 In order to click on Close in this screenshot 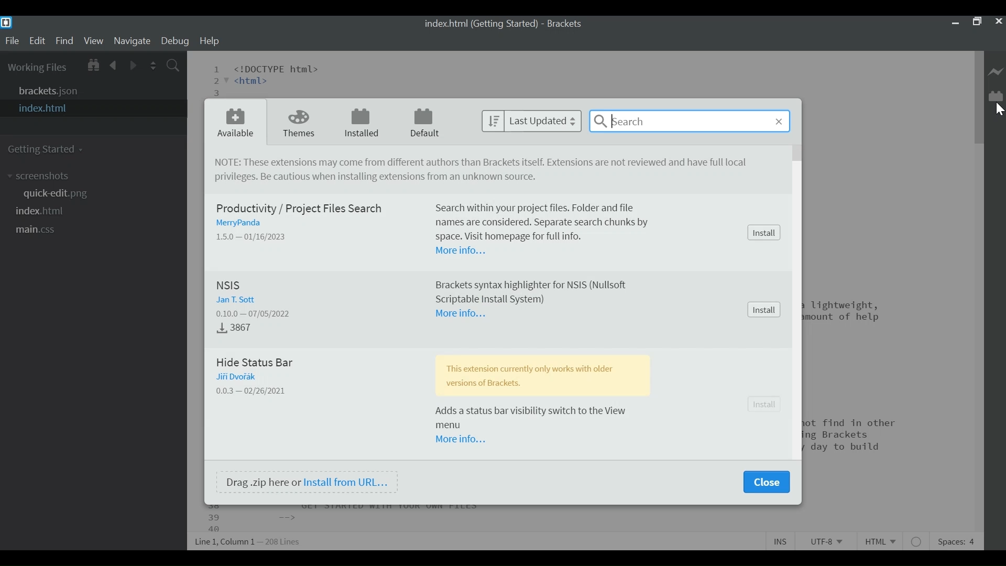, I will do `click(766, 482)`.